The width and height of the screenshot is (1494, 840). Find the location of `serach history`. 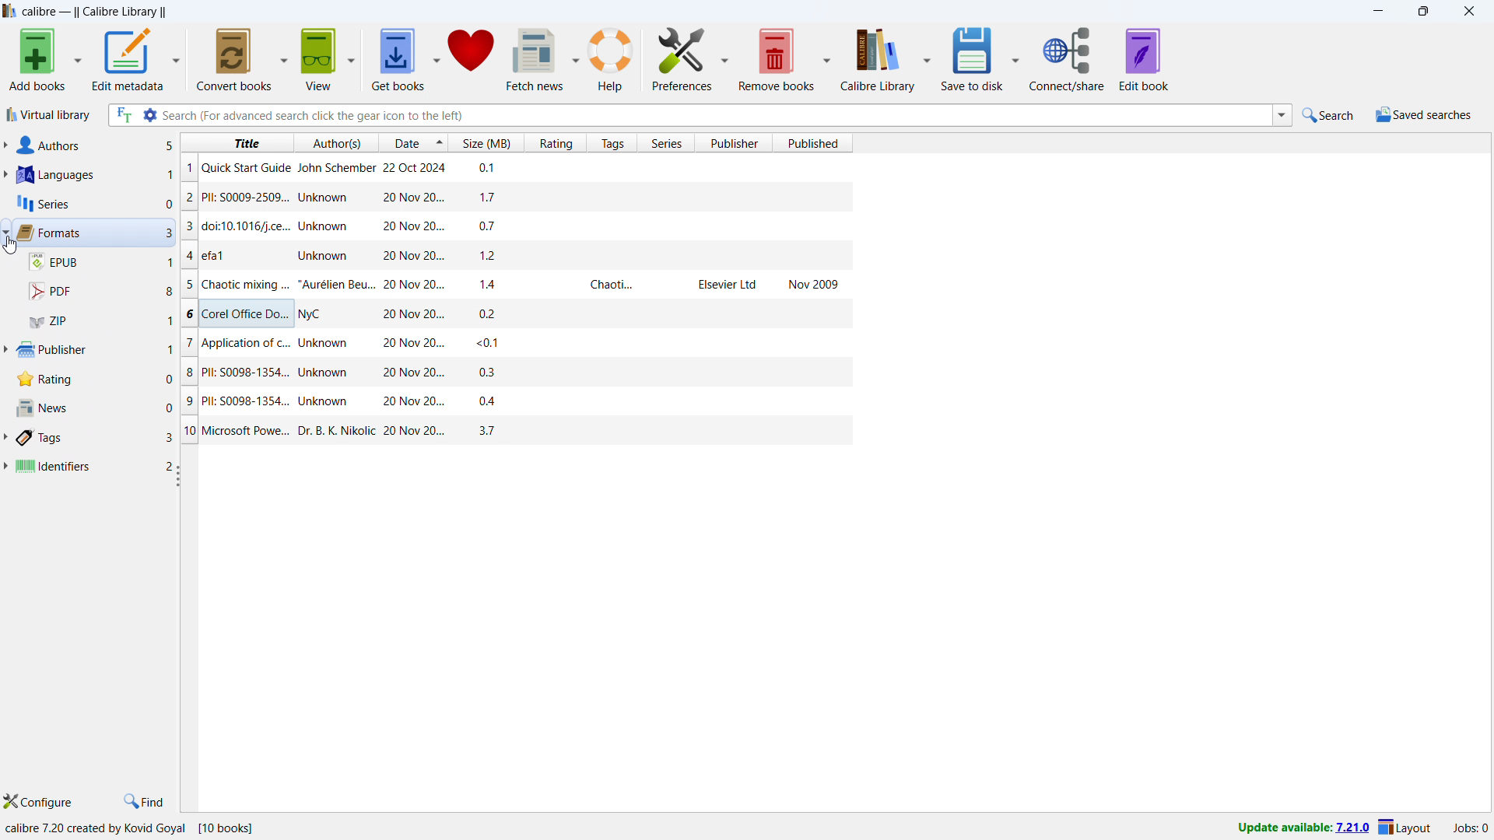

serach history is located at coordinates (1282, 115).